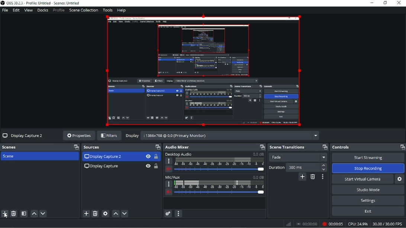 Image resolution: width=406 pixels, height=228 pixels. I want to click on Display Capture 2, so click(104, 157).